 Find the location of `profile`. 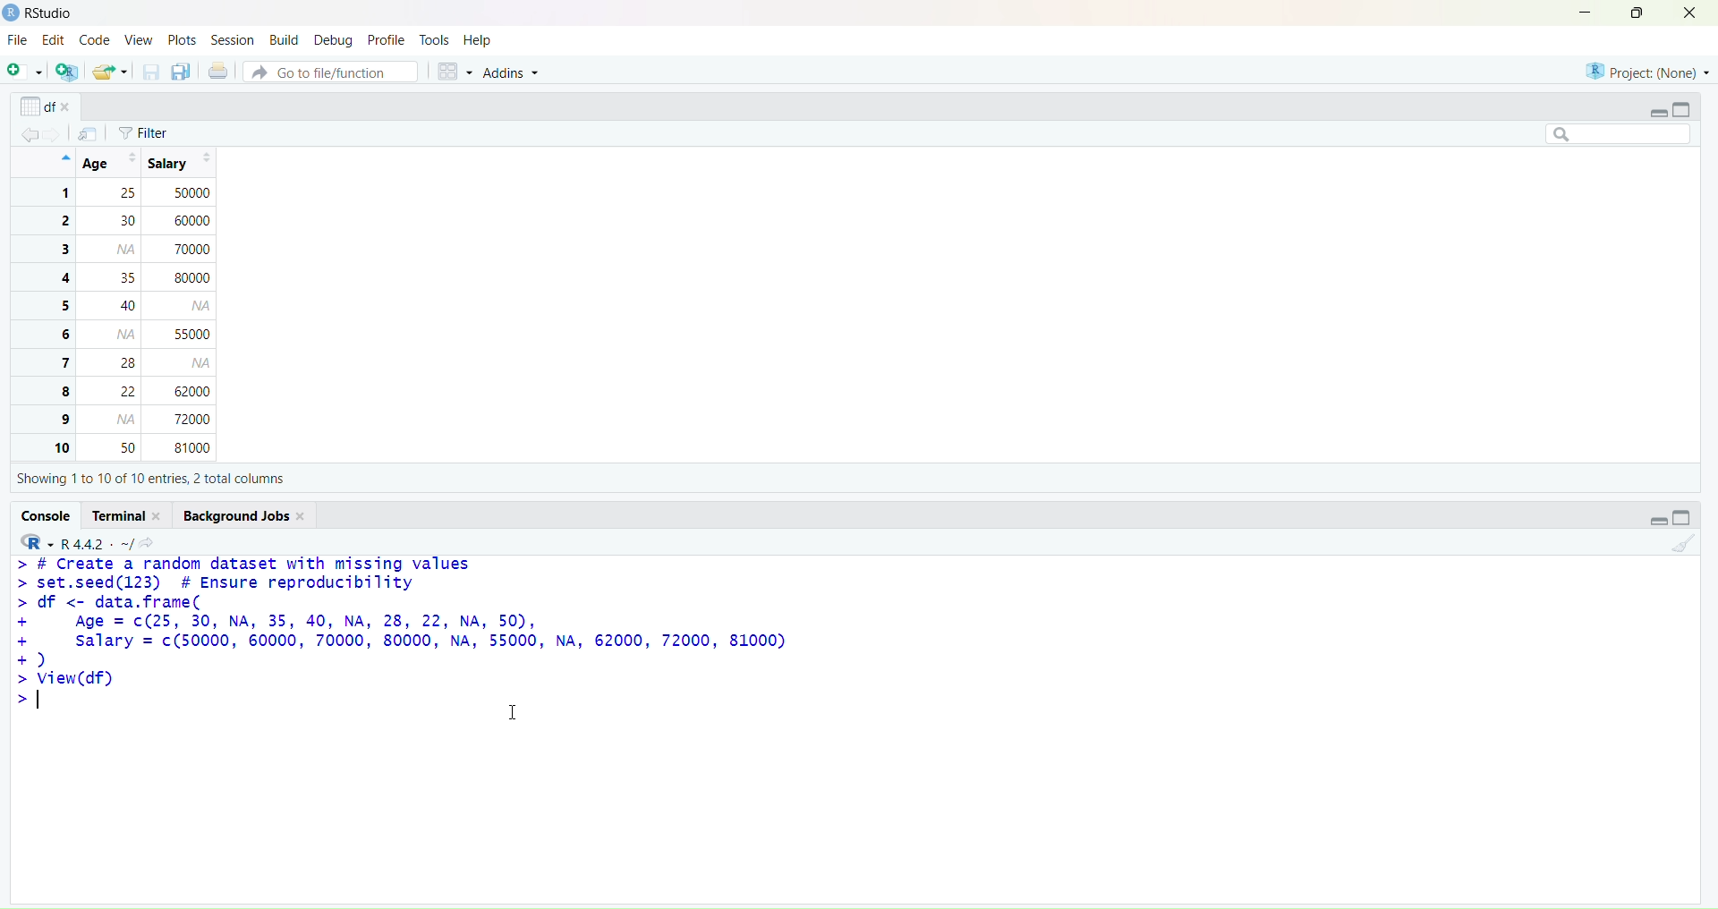

profile is located at coordinates (385, 39).